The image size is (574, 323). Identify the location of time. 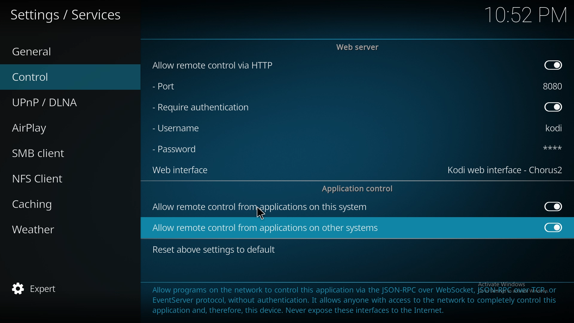
(526, 14).